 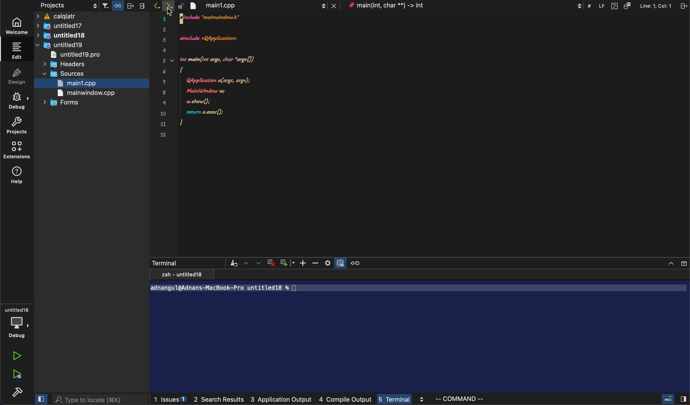 I want to click on arrows, so click(x=161, y=5).